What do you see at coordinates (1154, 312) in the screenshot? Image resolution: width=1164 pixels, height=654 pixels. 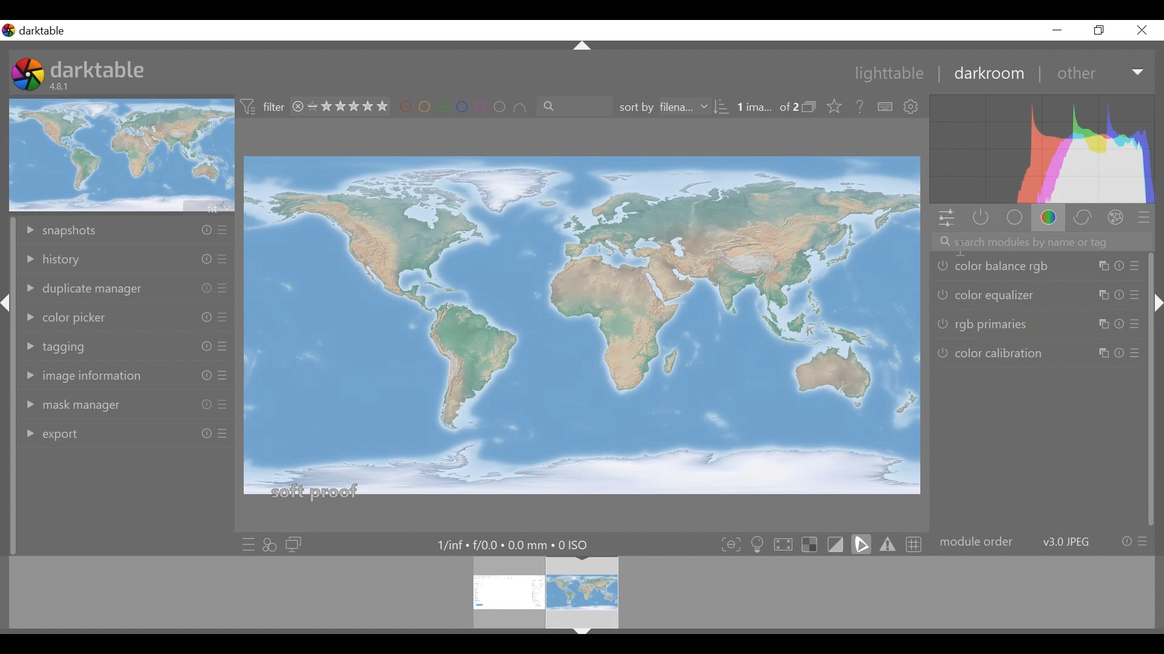 I see `` at bounding box center [1154, 312].